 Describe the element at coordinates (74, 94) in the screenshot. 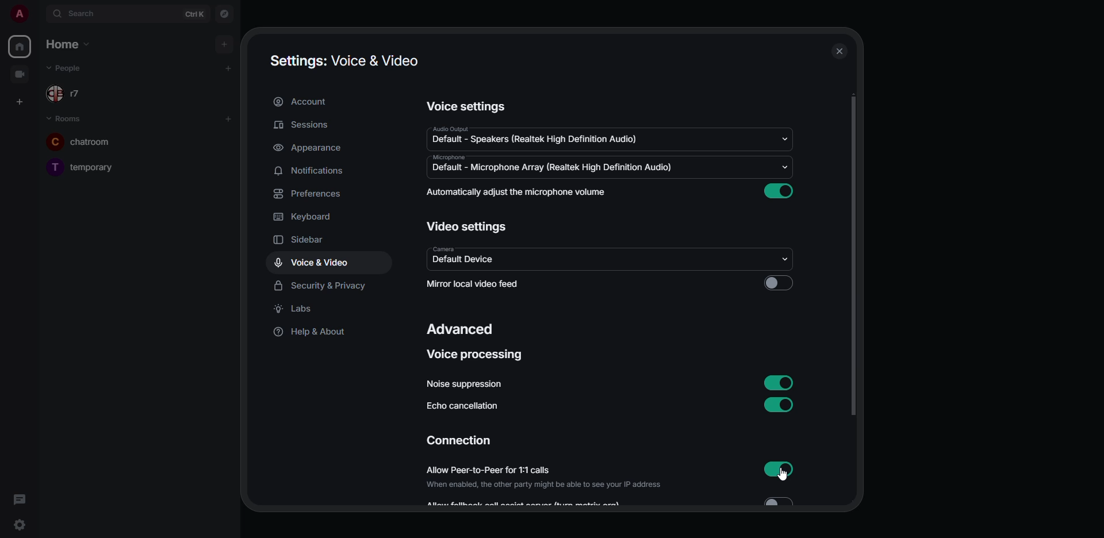

I see `people` at that location.